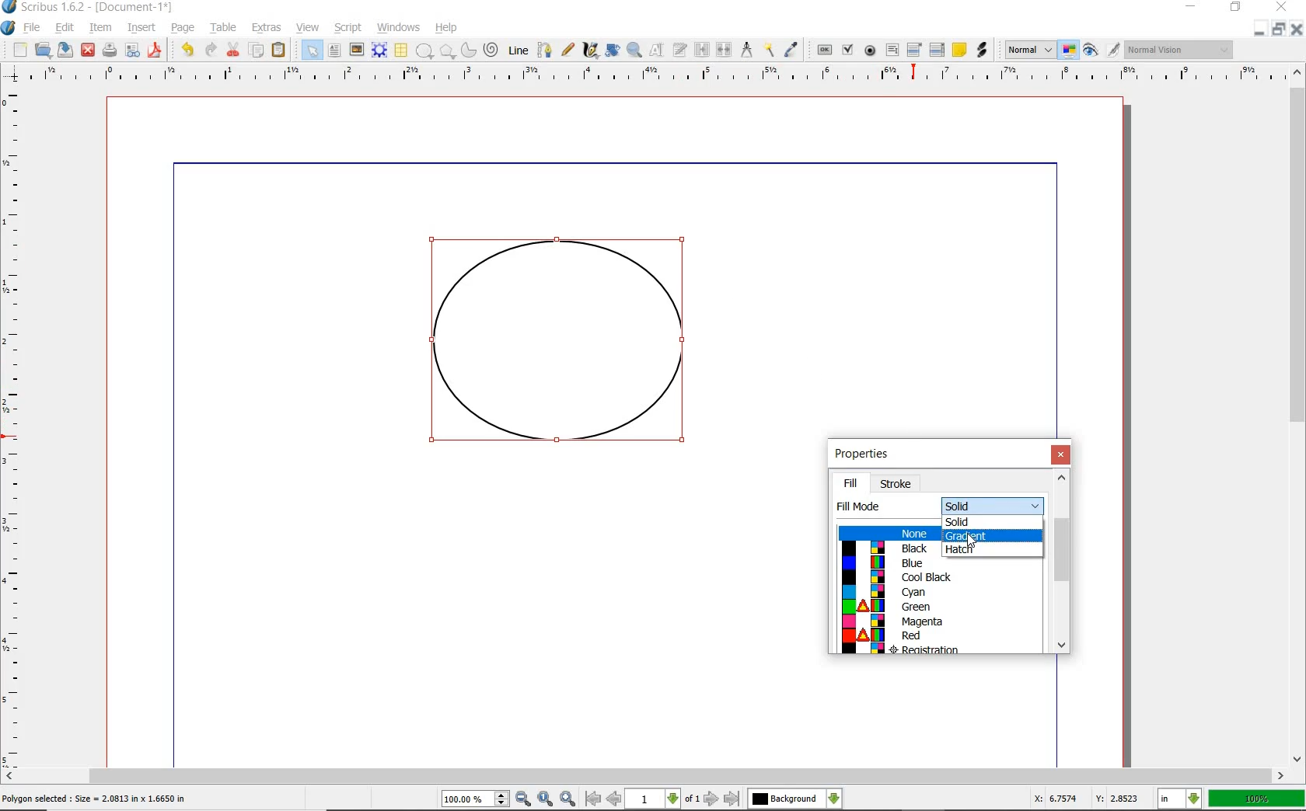  Describe the element at coordinates (731, 799) in the screenshot. I see `last` at that location.